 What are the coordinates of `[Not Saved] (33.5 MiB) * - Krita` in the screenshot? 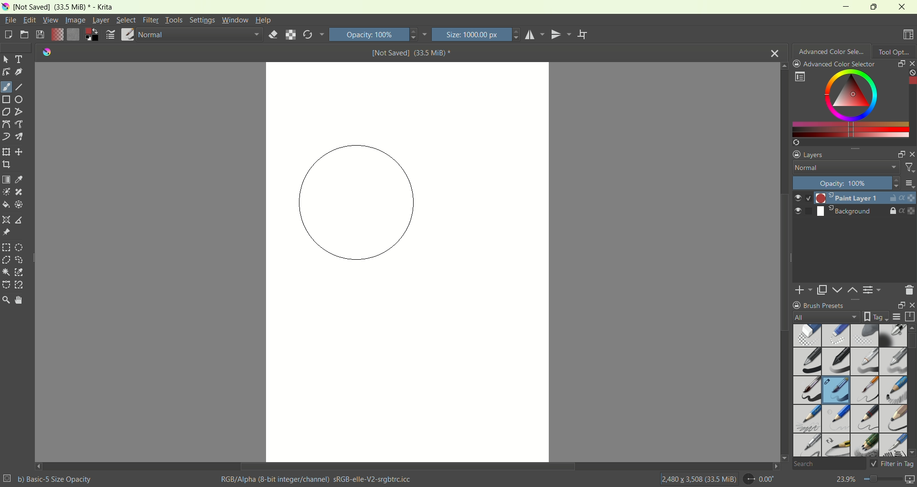 It's located at (64, 8).